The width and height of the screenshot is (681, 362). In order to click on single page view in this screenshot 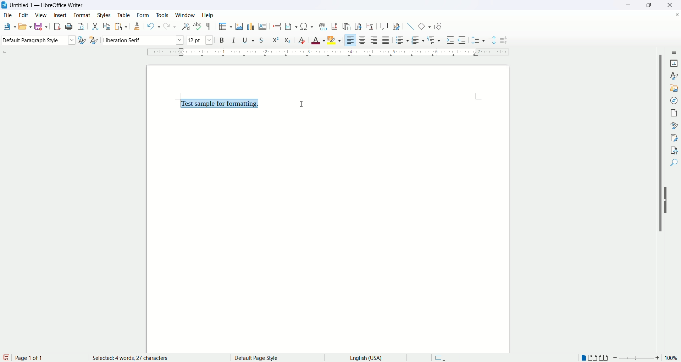, I will do `click(581, 358)`.